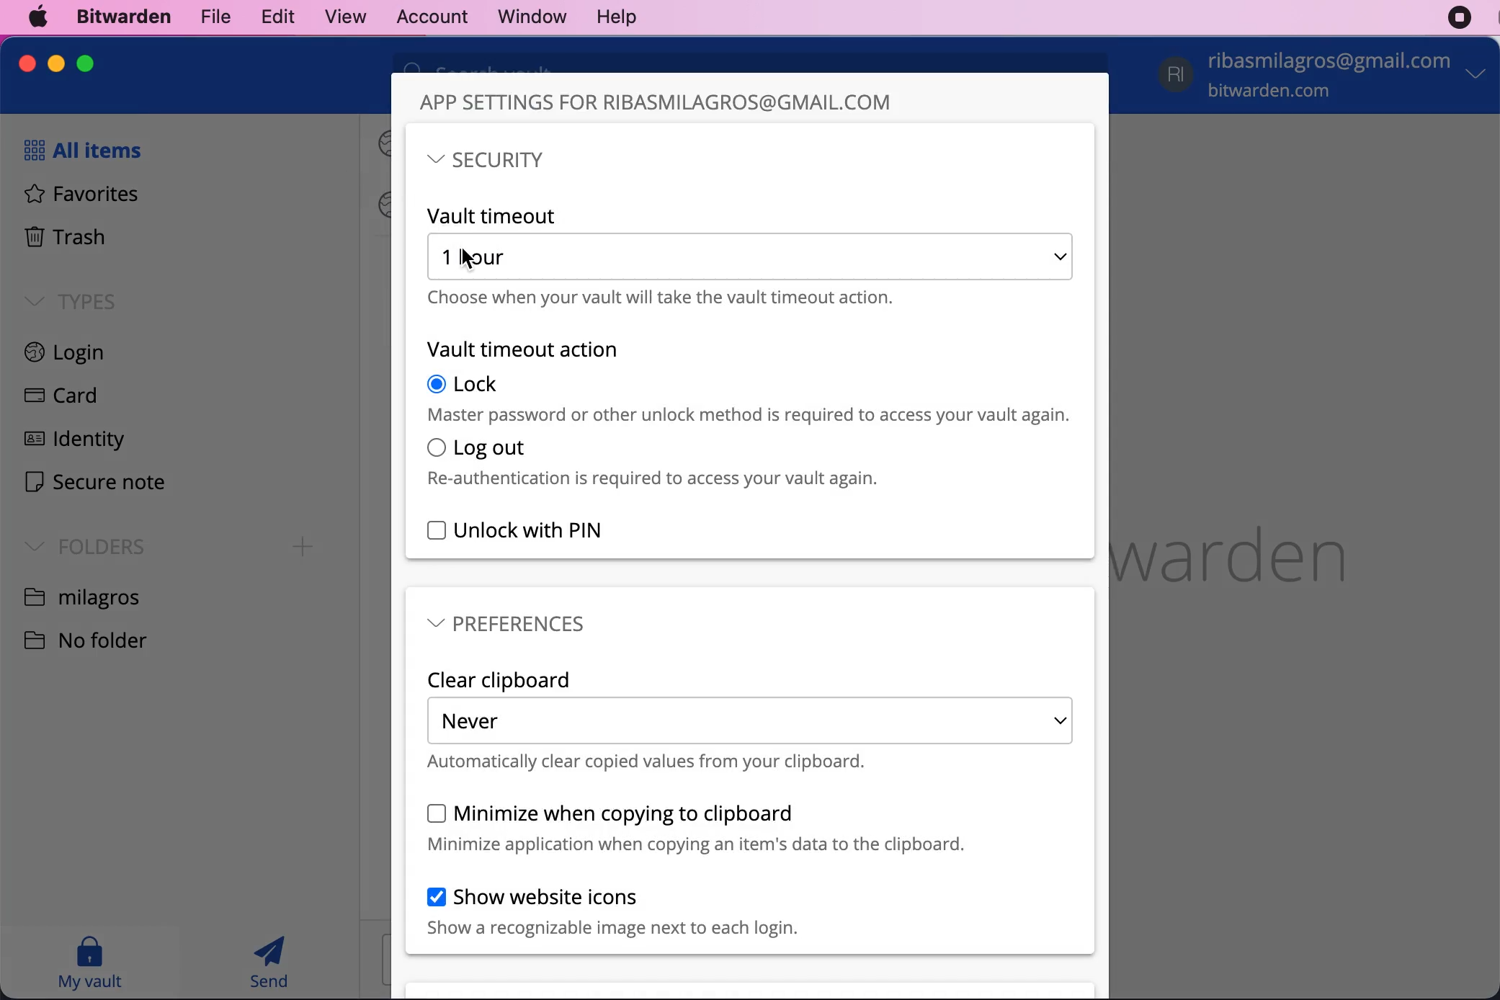 This screenshot has width=1500, height=1000. I want to click on identity, so click(71, 442).